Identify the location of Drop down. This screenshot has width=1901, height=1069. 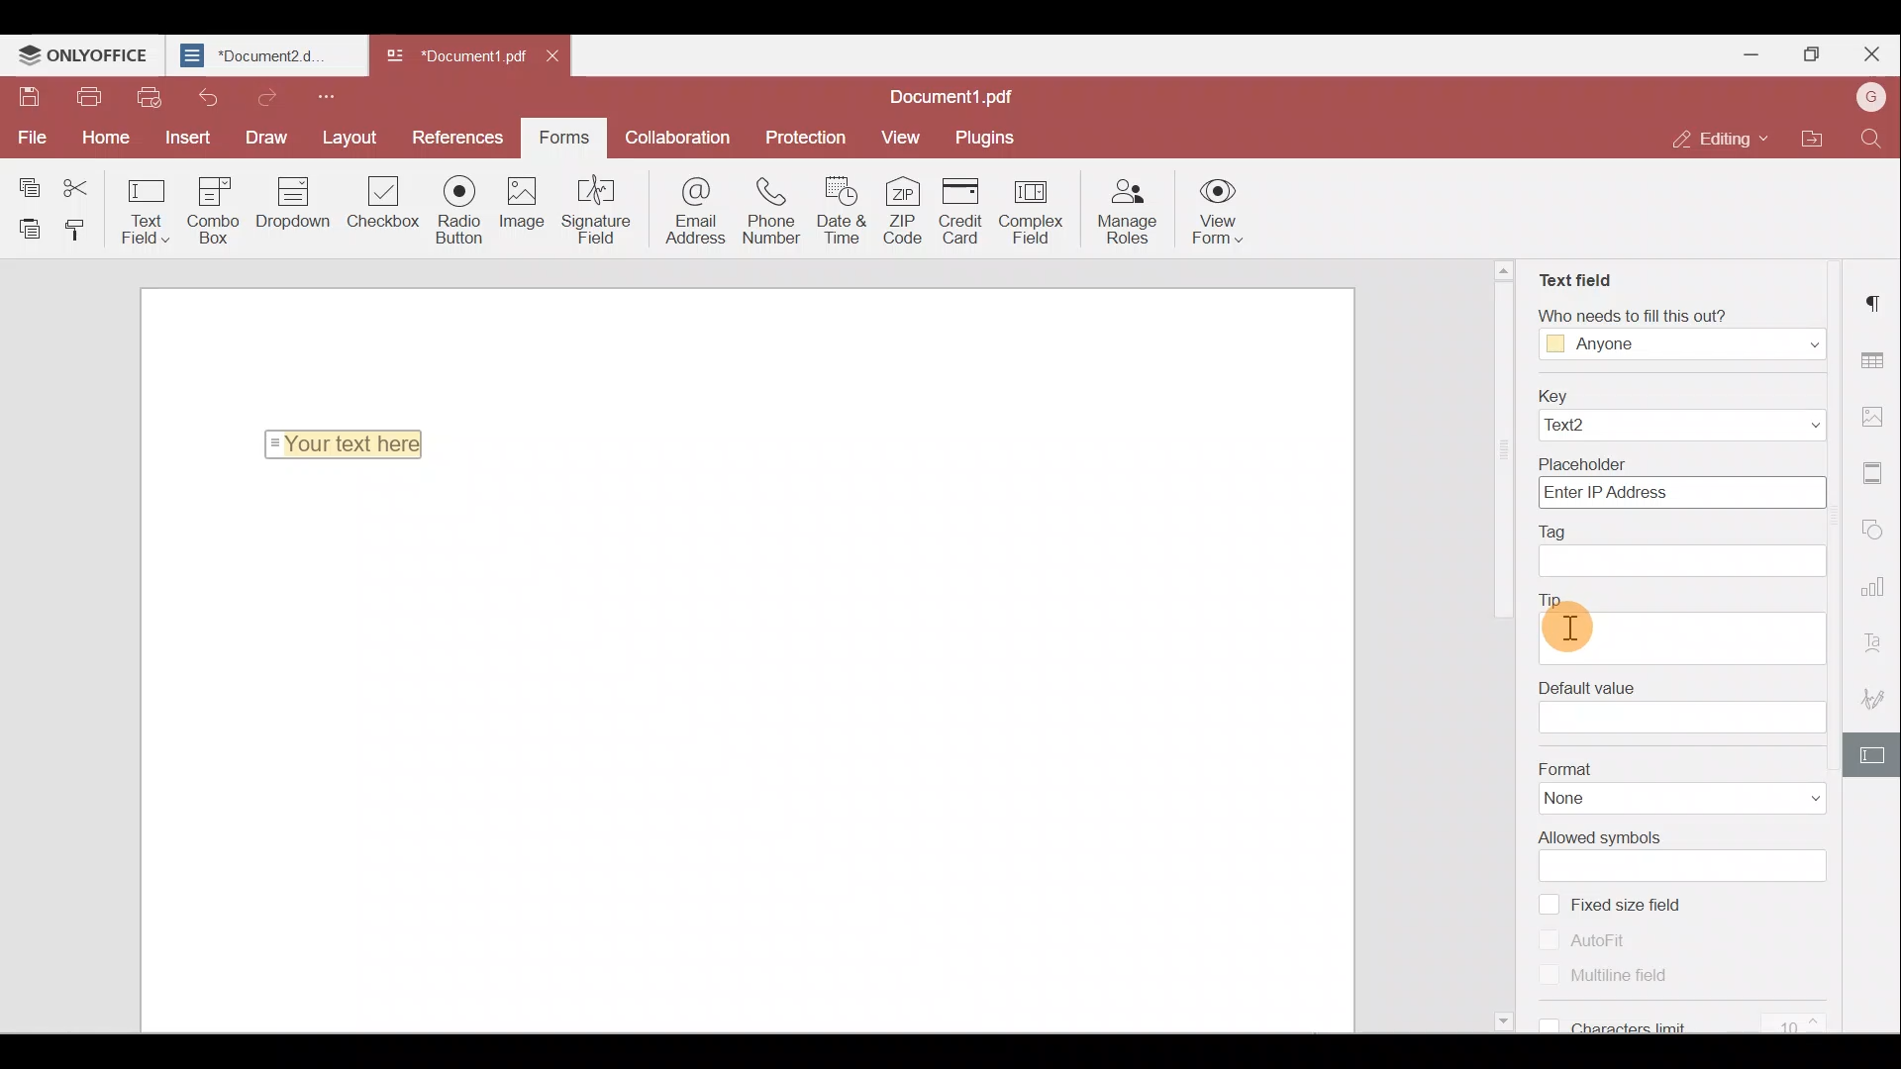
(301, 205).